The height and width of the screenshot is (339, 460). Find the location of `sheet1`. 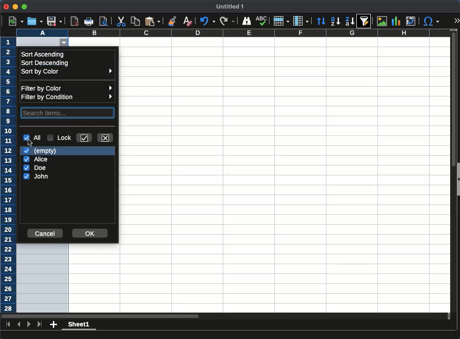

sheet1 is located at coordinates (78, 326).